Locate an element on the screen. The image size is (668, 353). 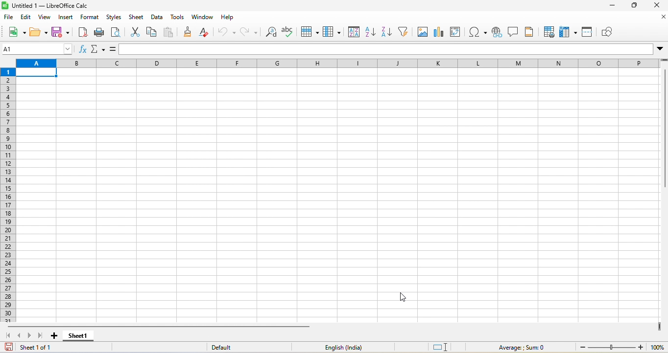
horizontal scroll bar is located at coordinates (159, 326).